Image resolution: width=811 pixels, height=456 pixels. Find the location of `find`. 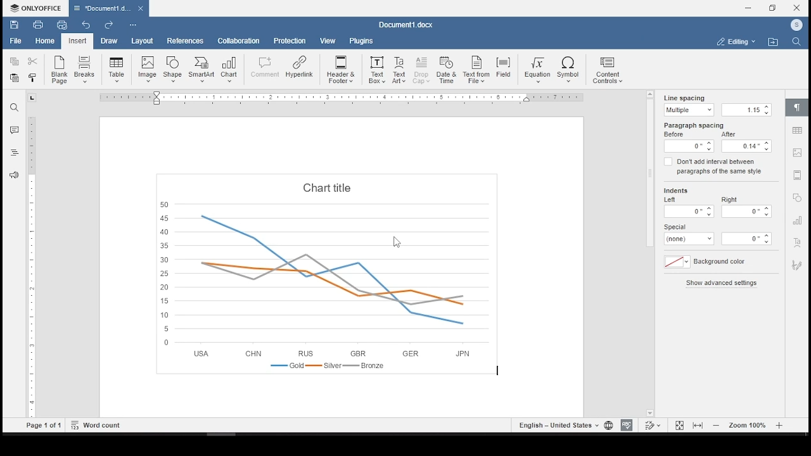

find is located at coordinates (14, 106).